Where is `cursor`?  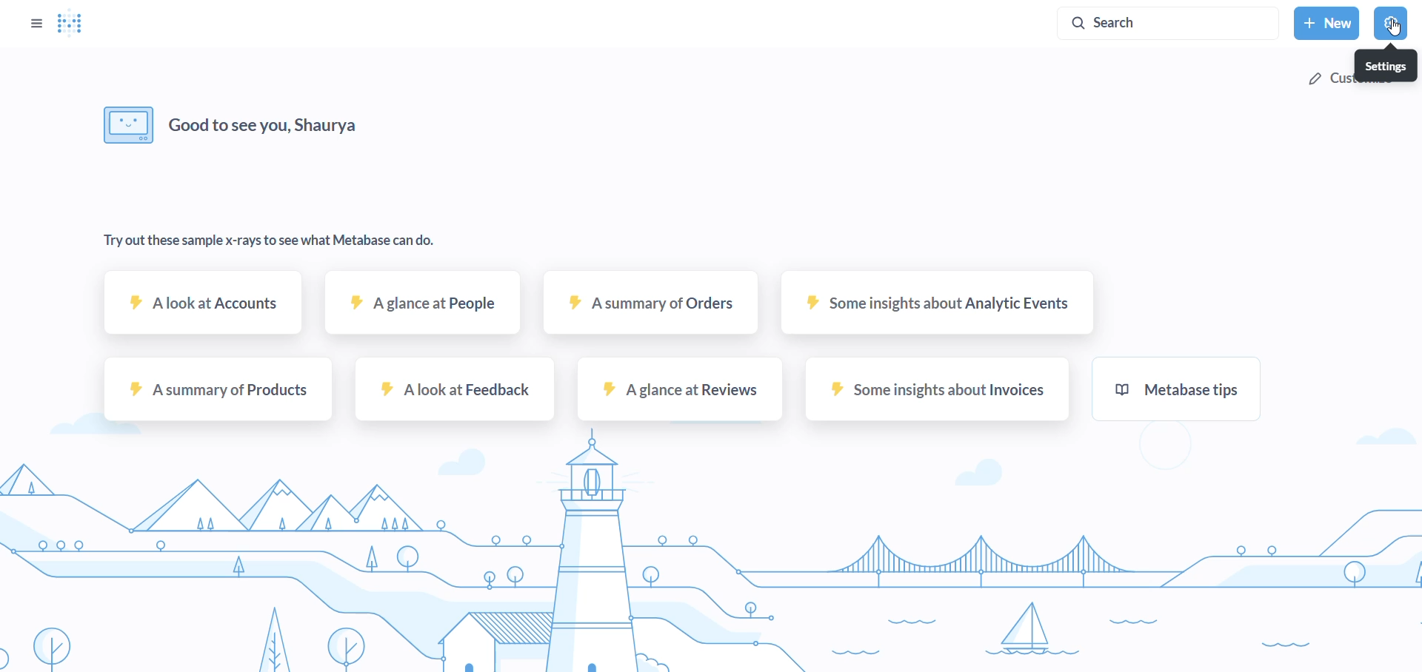 cursor is located at coordinates (1398, 29).